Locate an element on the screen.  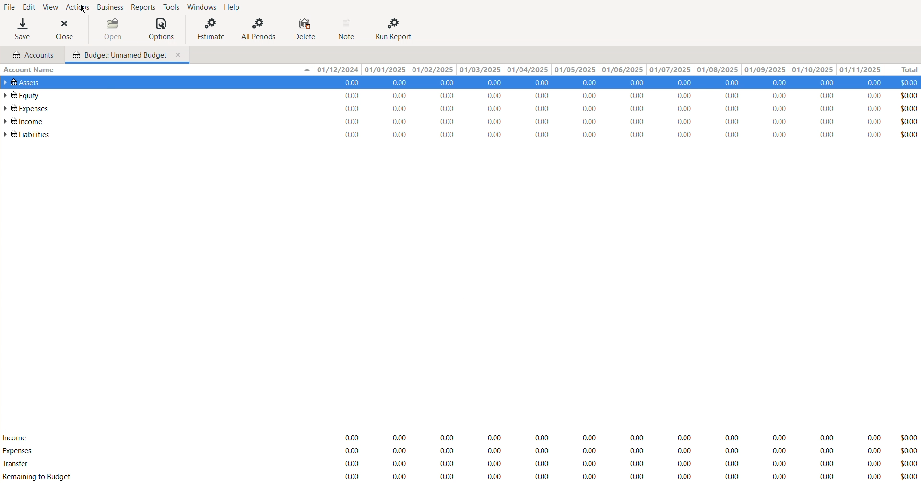
Actions is located at coordinates (77, 6).